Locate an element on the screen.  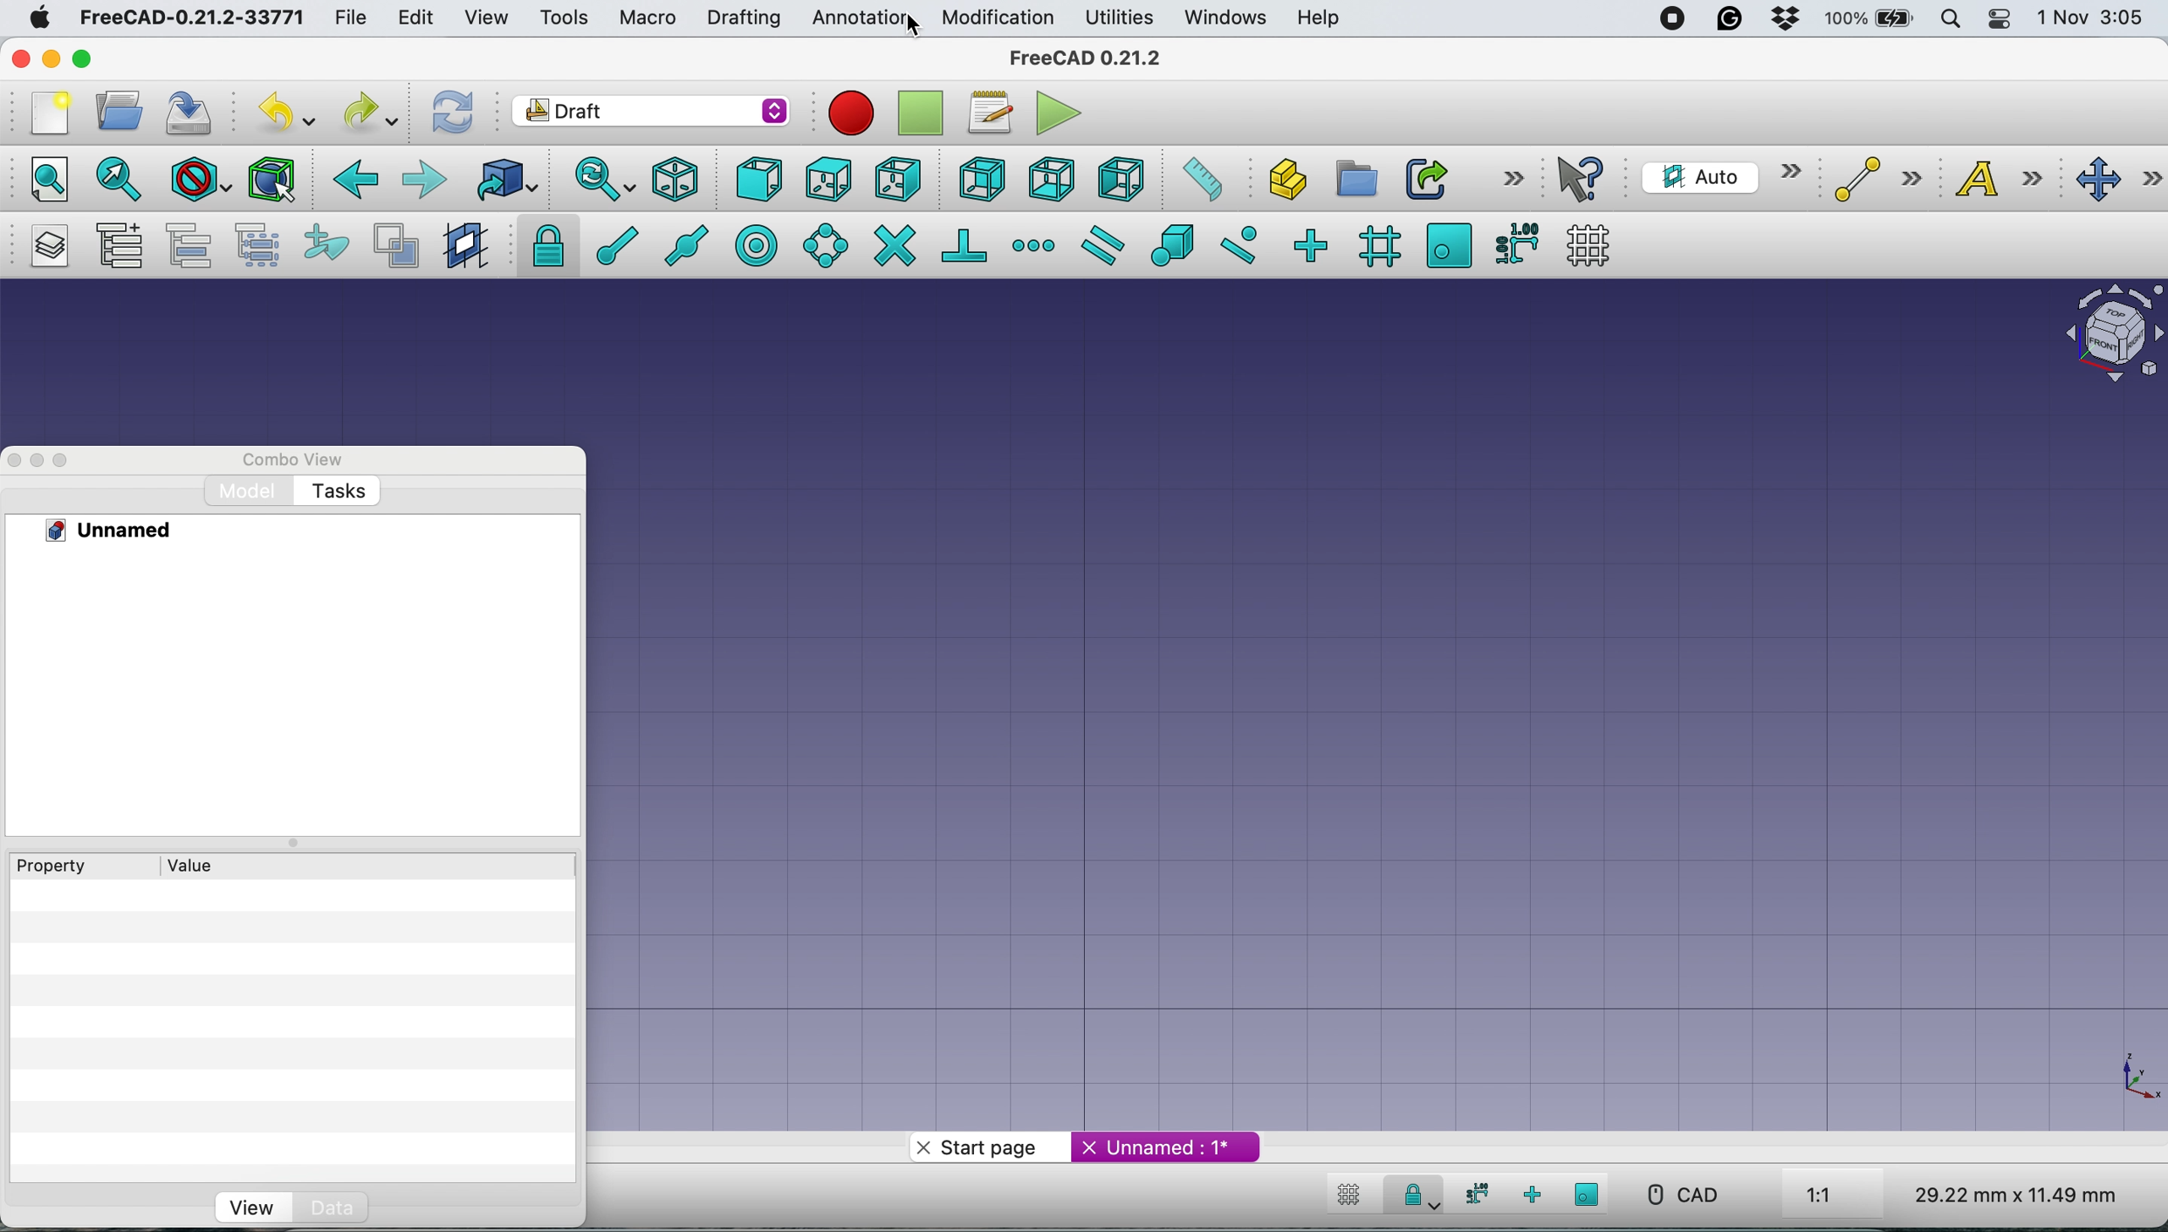
Selection filter is located at coordinates (274, 179).